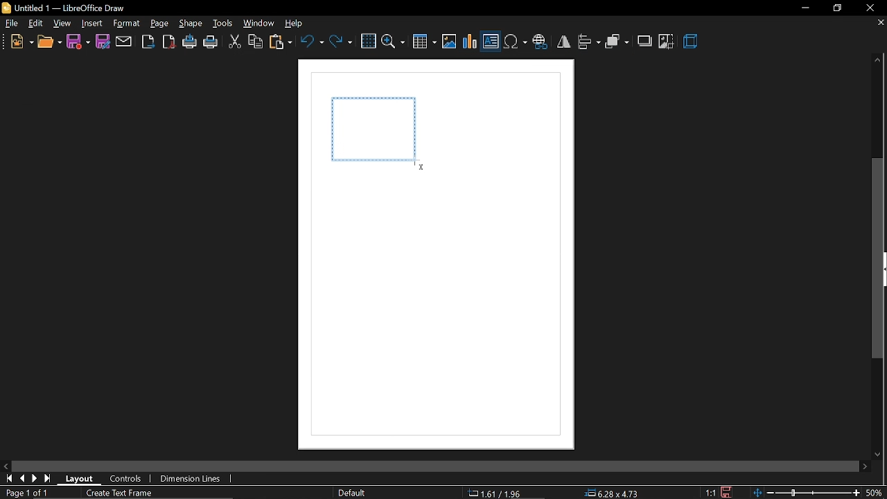 The height and width of the screenshot is (499, 887). I want to click on undo, so click(312, 41).